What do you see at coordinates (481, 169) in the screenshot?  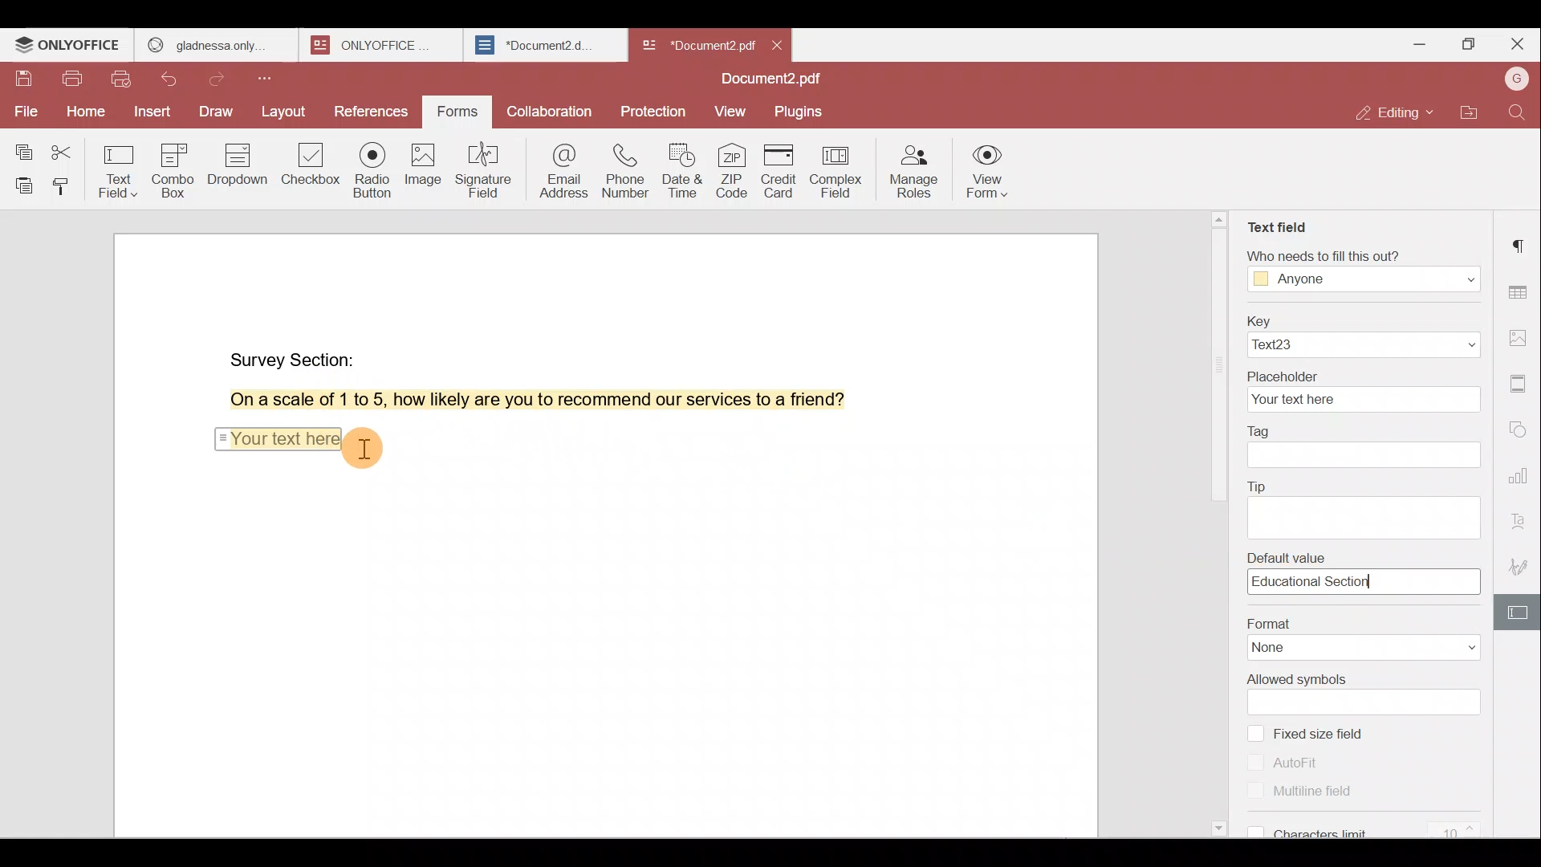 I see `Signature field` at bounding box center [481, 169].